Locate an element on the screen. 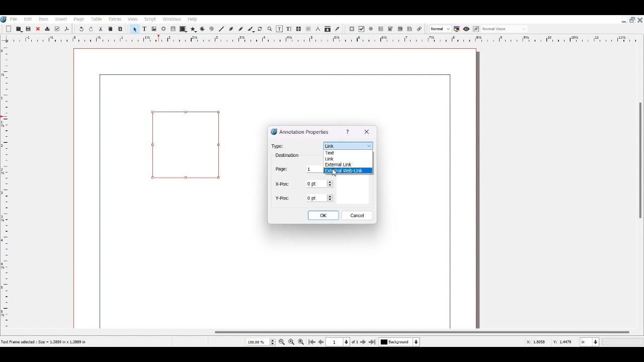  Image Frame is located at coordinates (154, 29).